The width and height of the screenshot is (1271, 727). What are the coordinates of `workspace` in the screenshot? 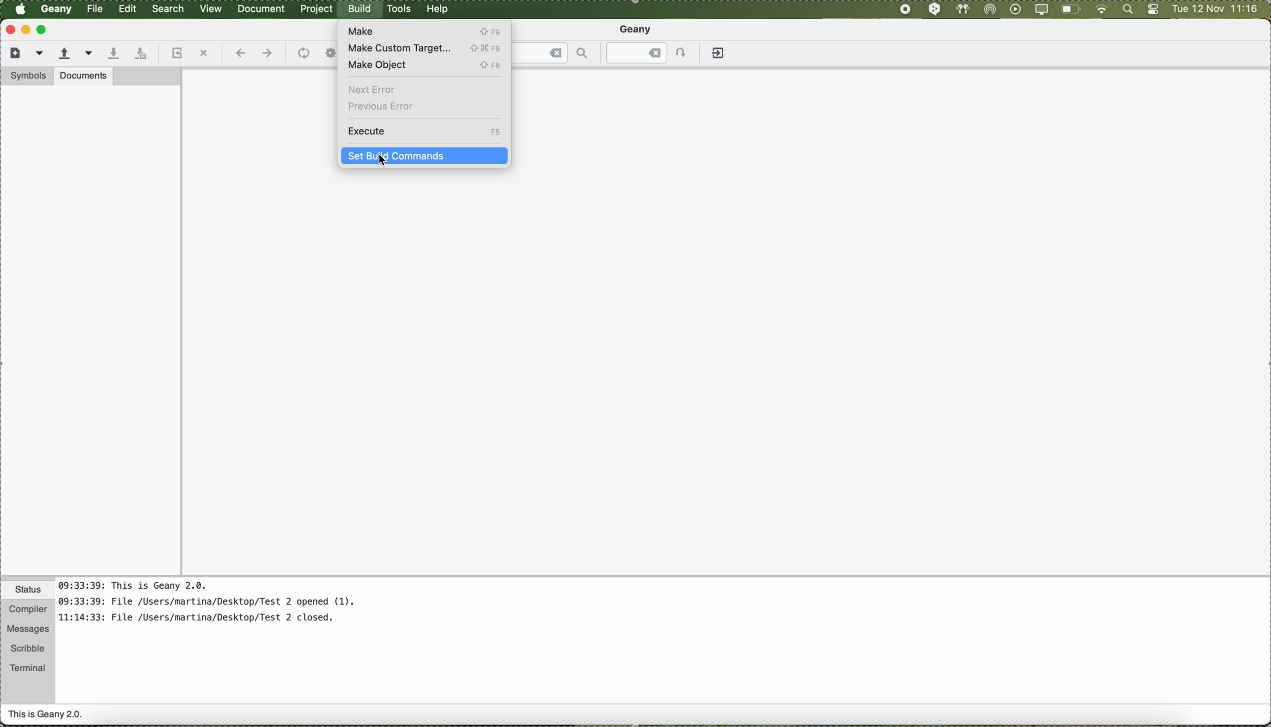 It's located at (727, 376).